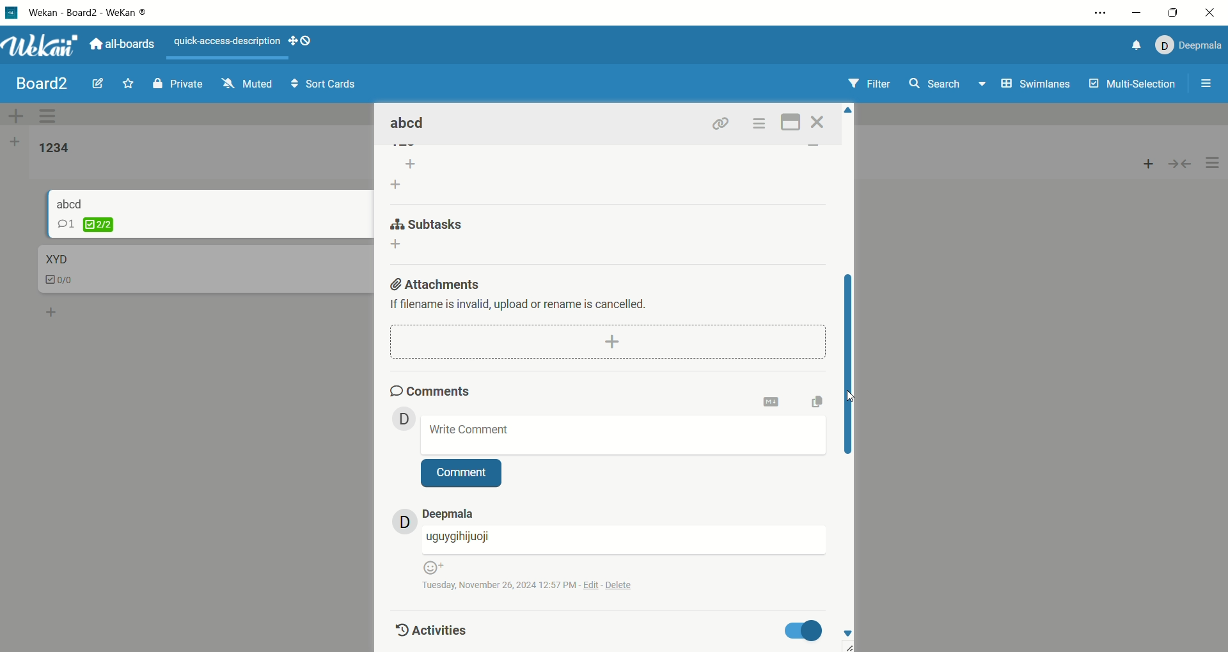 The height and width of the screenshot is (652, 1228). Describe the element at coordinates (820, 122) in the screenshot. I see `close` at that location.